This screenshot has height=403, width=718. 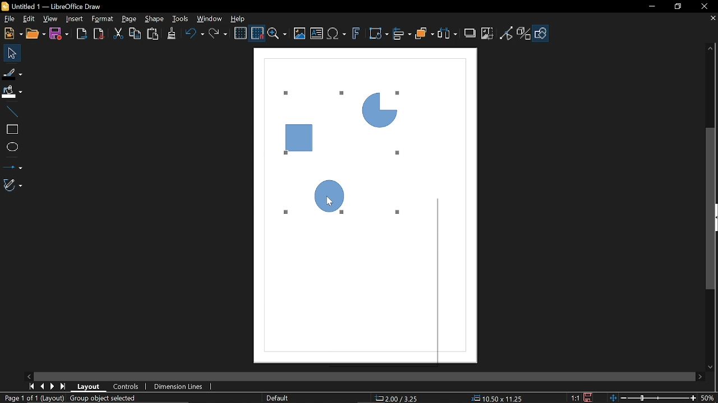 I want to click on Current page, so click(x=33, y=398).